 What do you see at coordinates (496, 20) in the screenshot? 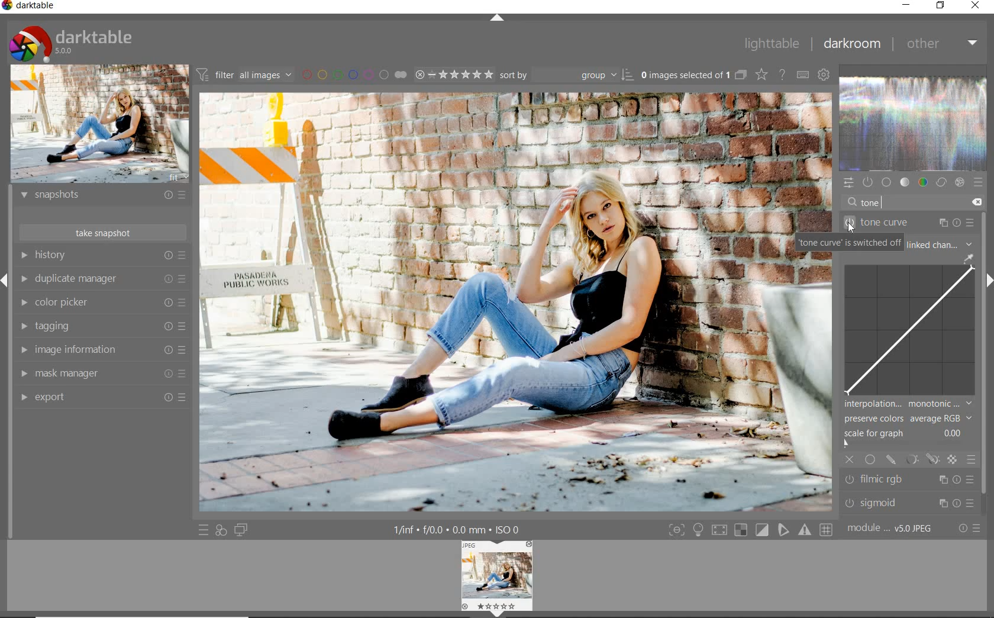
I see `expand/collapse` at bounding box center [496, 20].